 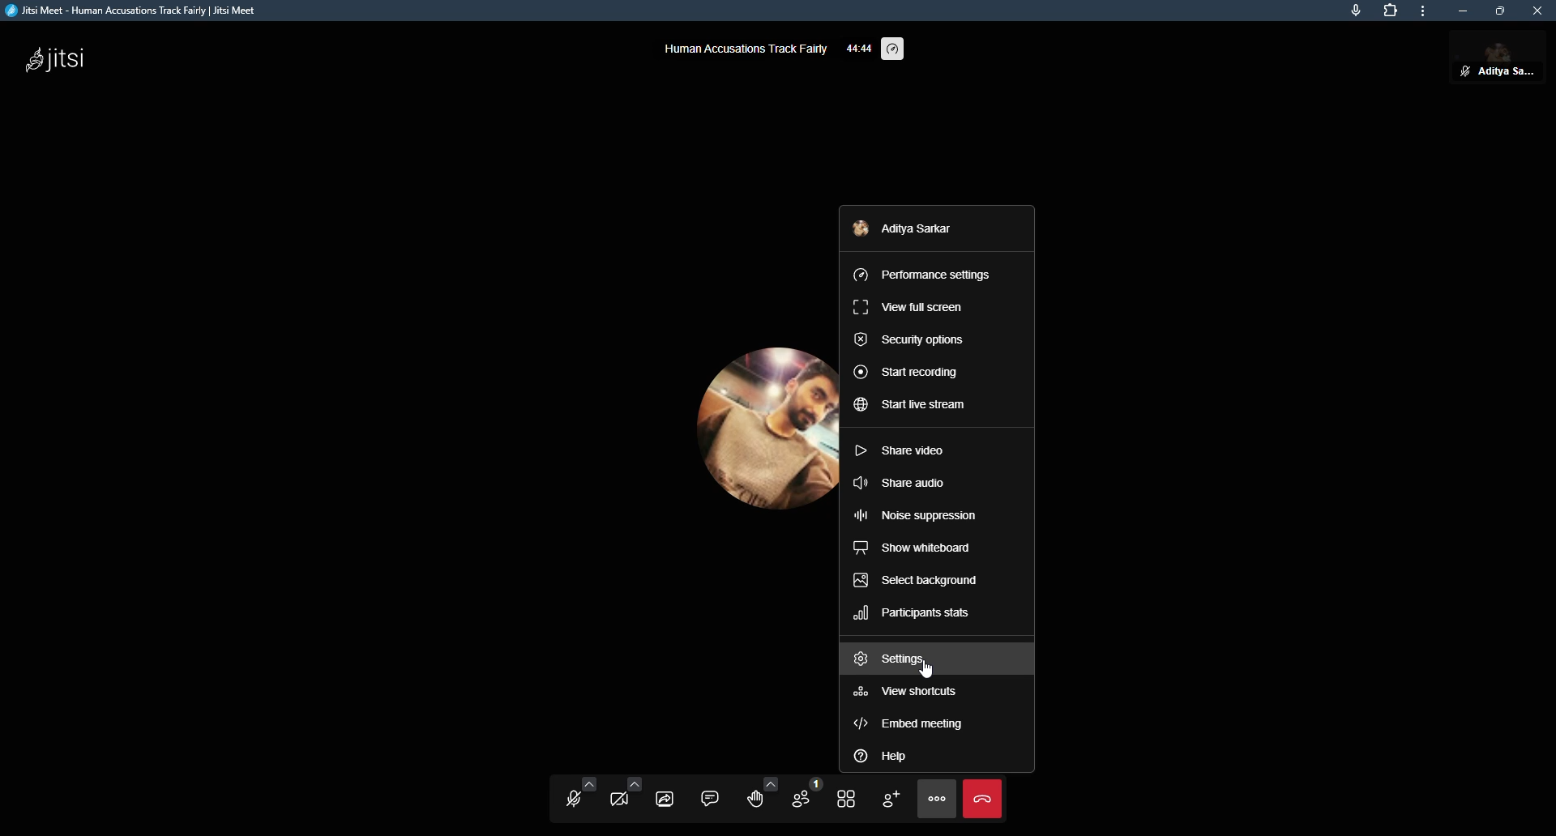 What do you see at coordinates (914, 548) in the screenshot?
I see `show whiteboard` at bounding box center [914, 548].